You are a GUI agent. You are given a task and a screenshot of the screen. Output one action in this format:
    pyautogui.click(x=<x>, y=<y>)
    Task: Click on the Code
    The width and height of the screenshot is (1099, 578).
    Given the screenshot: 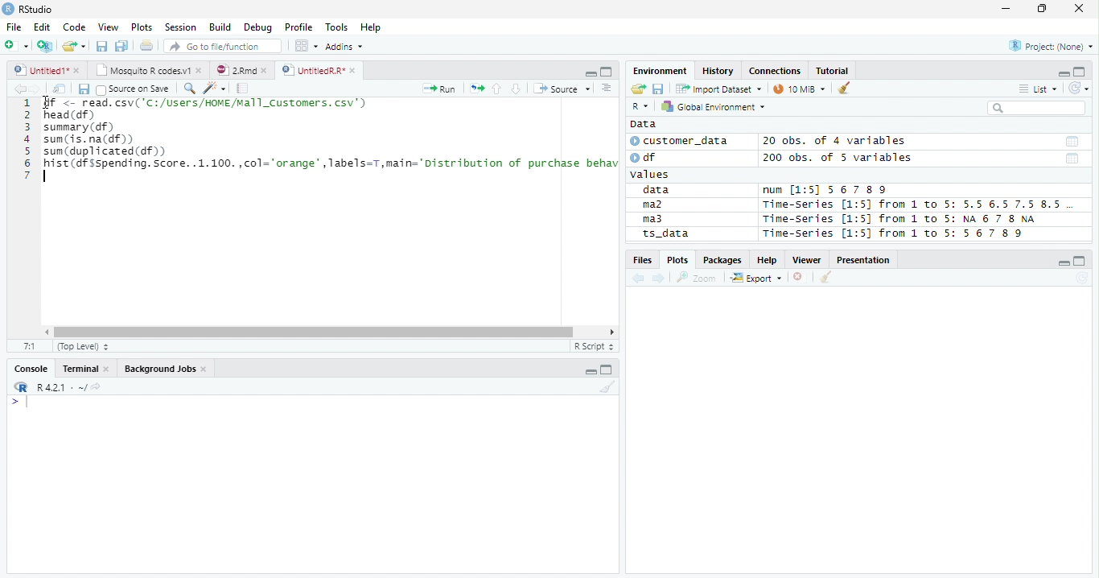 What is the action you would take?
    pyautogui.click(x=76, y=27)
    